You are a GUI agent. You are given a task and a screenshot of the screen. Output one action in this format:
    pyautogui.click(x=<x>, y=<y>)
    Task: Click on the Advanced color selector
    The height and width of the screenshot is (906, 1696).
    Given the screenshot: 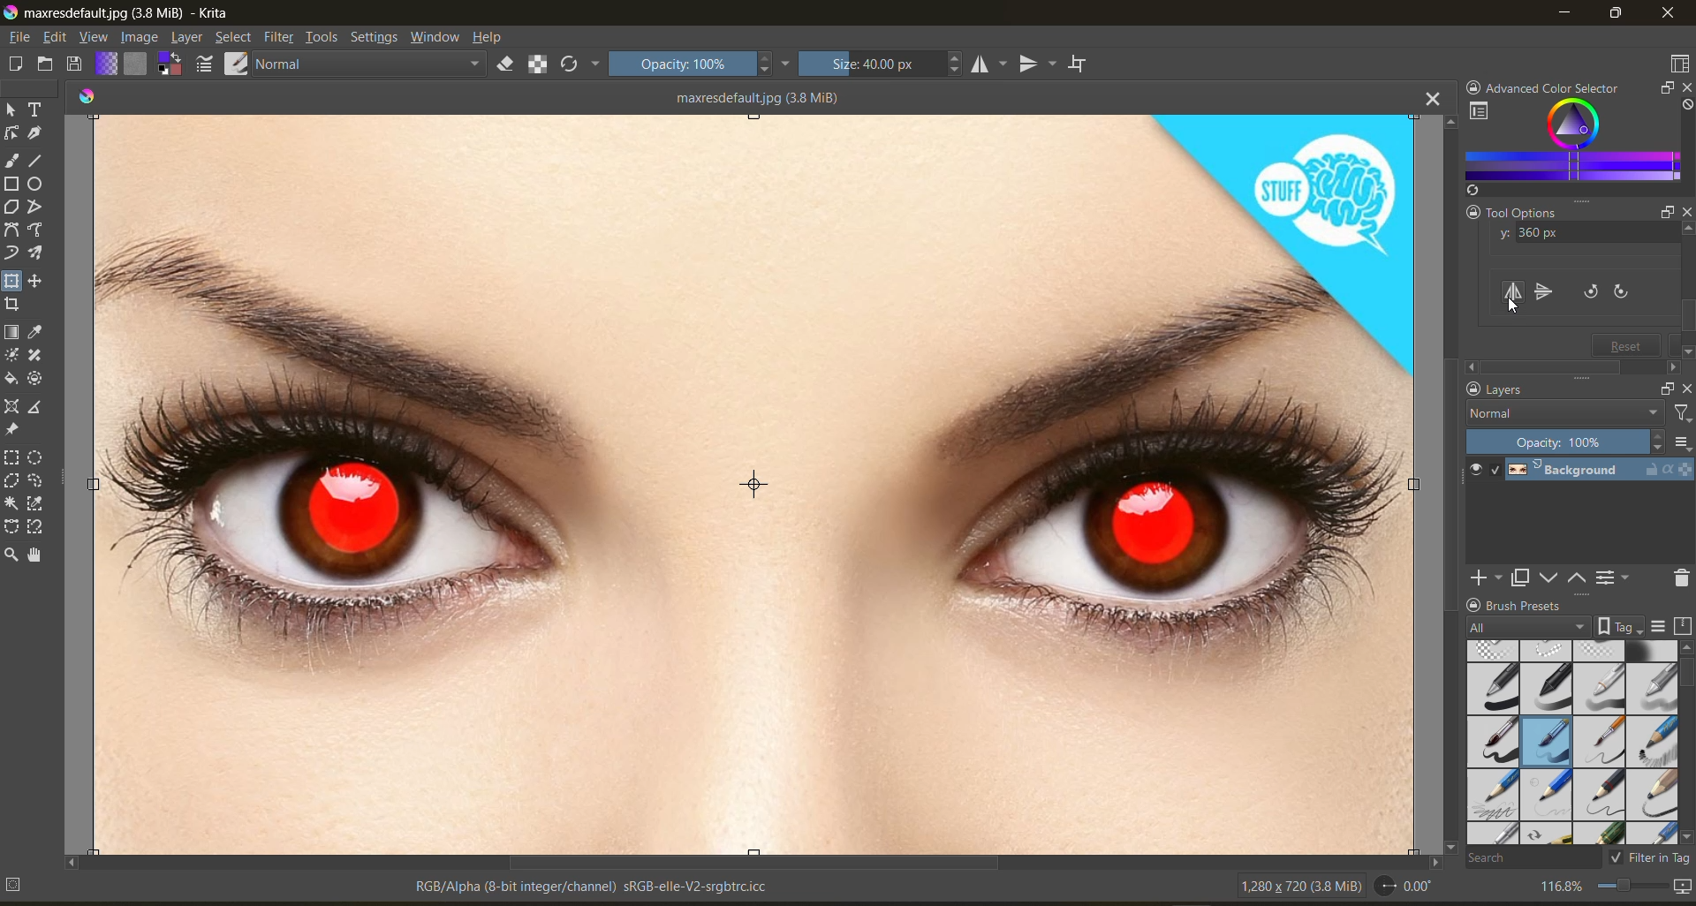 What is the action you would take?
    pyautogui.click(x=1559, y=84)
    